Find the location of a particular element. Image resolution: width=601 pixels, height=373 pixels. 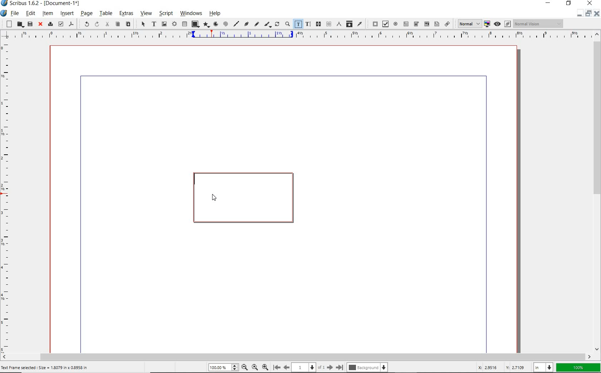

rotate item is located at coordinates (277, 25).